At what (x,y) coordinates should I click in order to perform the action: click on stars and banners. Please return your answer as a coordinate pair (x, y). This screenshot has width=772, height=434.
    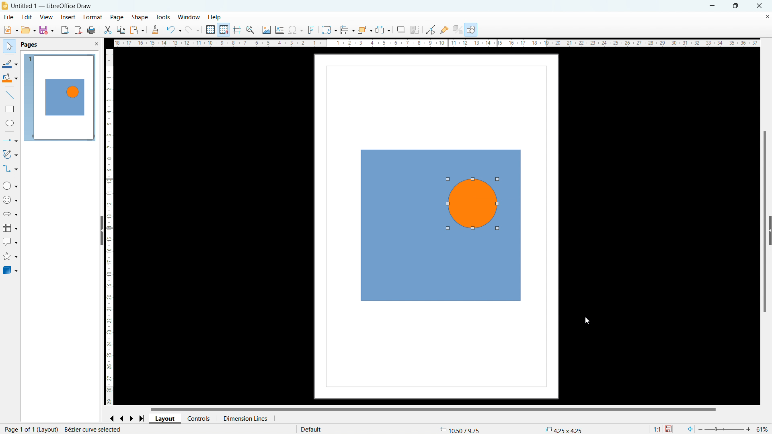
    Looking at the image, I should click on (10, 256).